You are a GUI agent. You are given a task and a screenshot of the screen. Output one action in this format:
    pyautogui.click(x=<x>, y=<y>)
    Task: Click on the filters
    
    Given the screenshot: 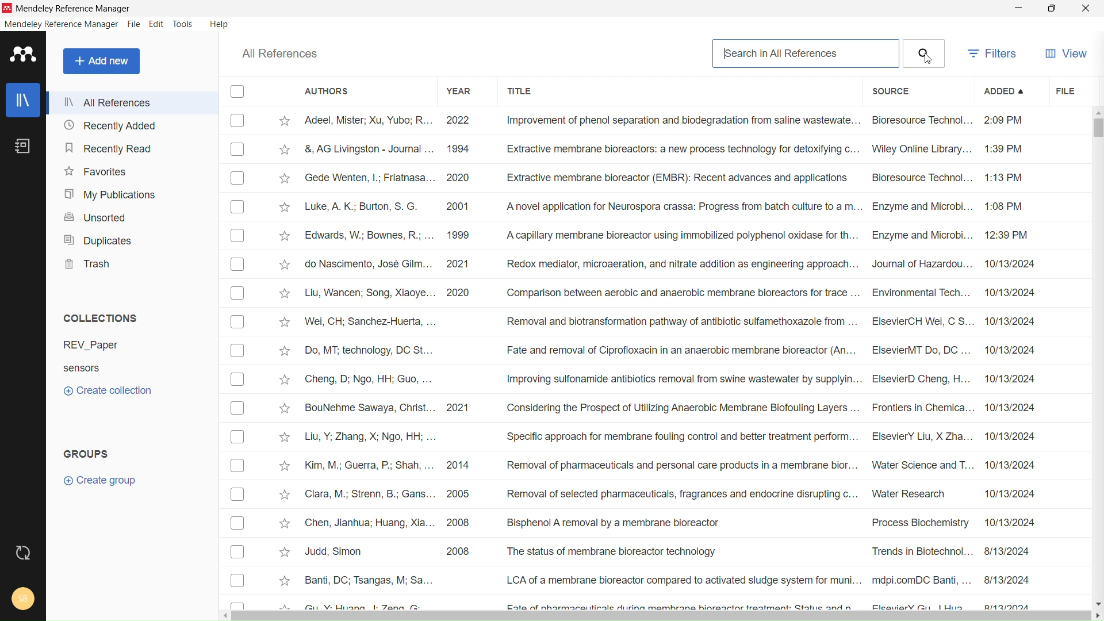 What is the action you would take?
    pyautogui.click(x=996, y=52)
    